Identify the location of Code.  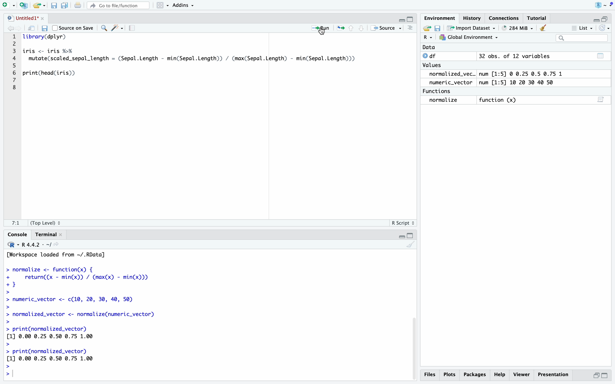
(104, 318).